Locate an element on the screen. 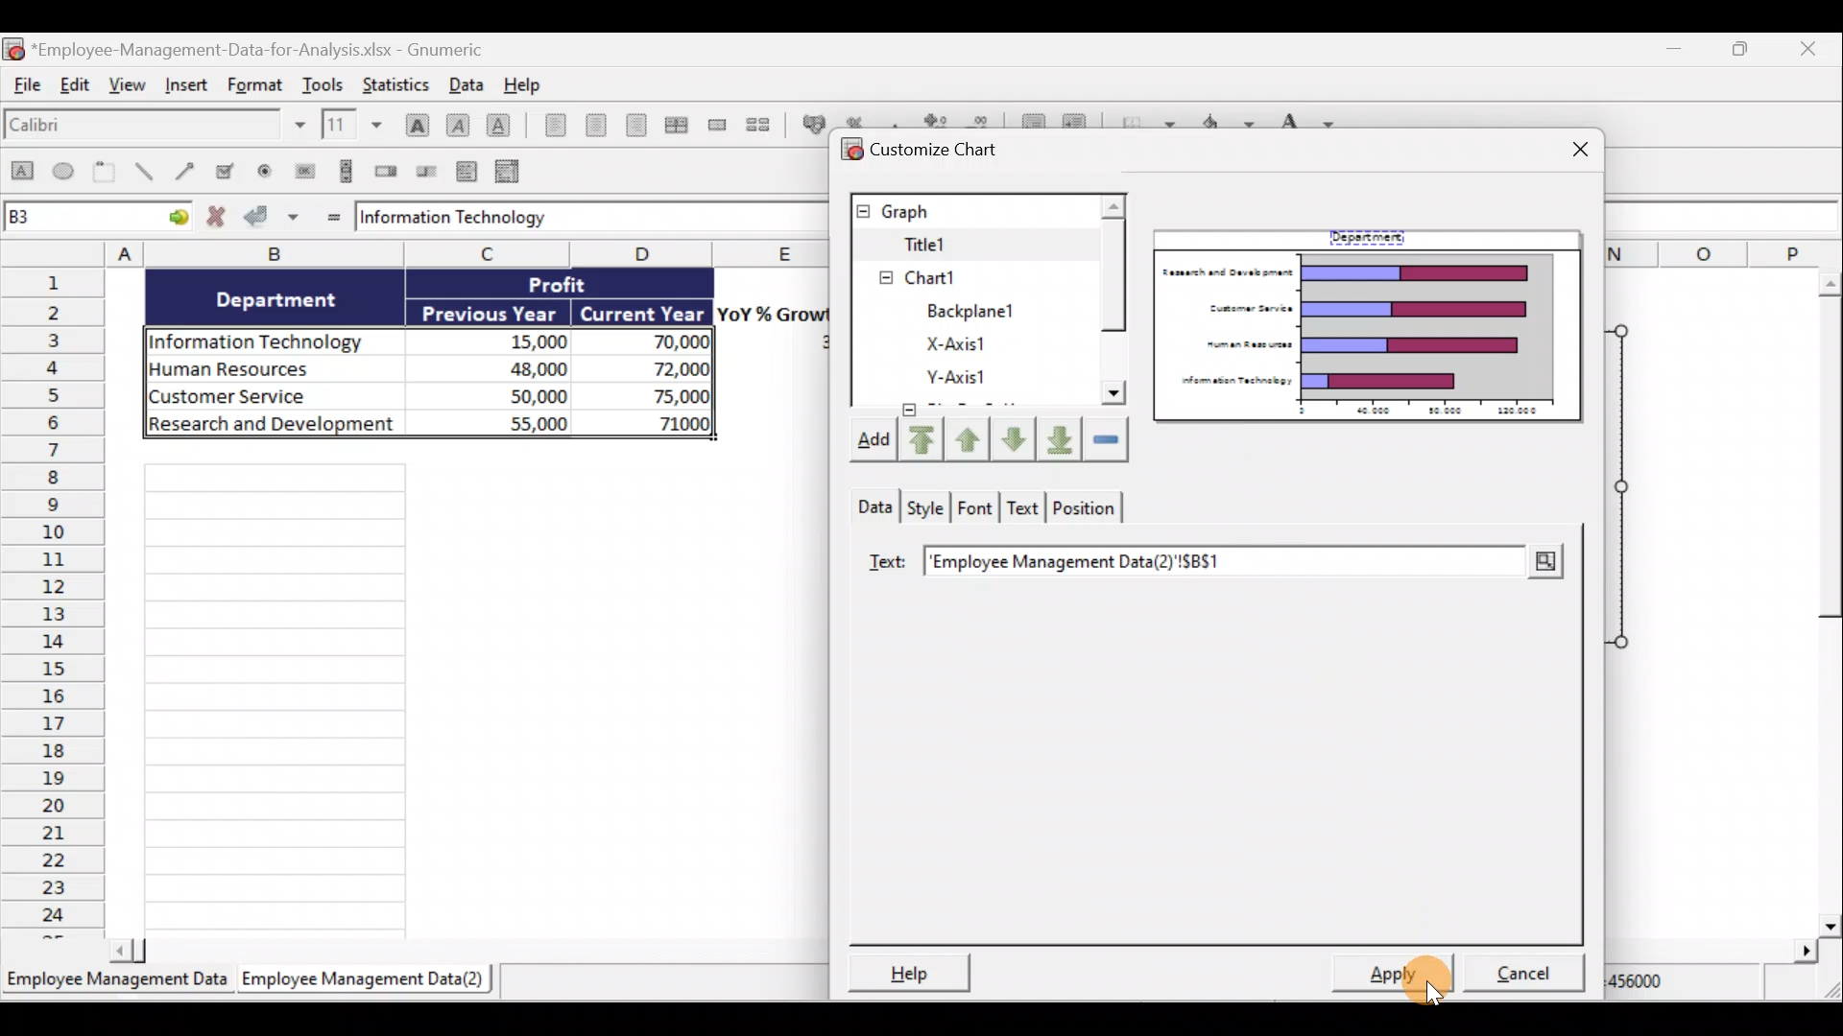 This screenshot has width=1843, height=1036. Data is located at coordinates (870, 508).